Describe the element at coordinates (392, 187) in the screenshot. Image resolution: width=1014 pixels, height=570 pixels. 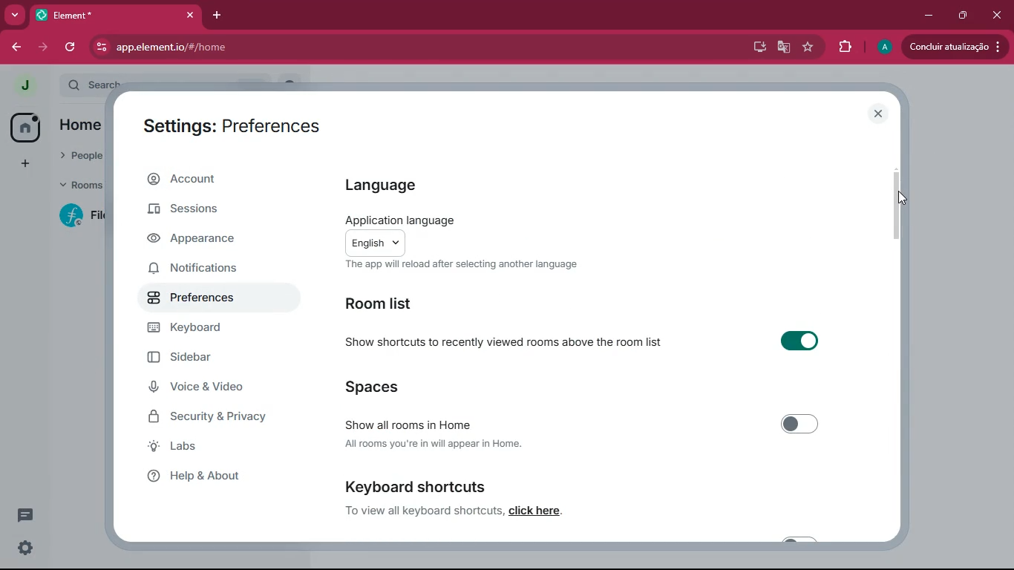
I see `language` at that location.